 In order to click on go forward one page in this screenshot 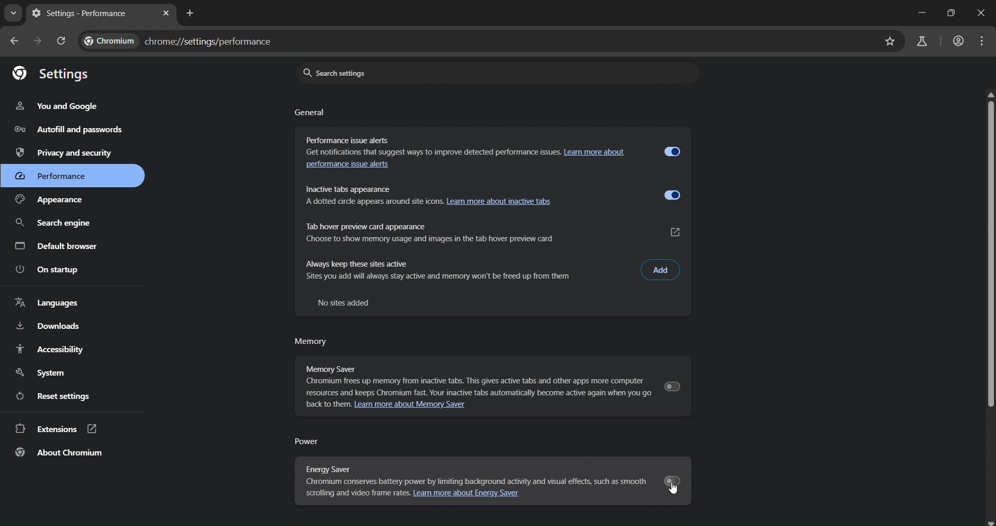, I will do `click(37, 41)`.